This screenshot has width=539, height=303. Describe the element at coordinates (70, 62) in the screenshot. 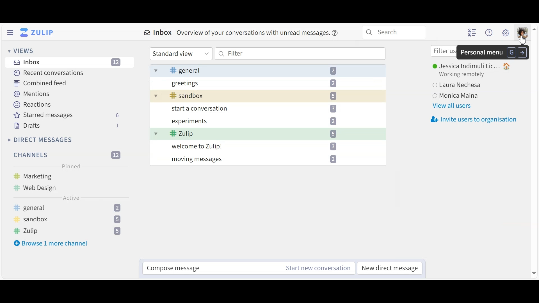

I see `Inbox` at that location.